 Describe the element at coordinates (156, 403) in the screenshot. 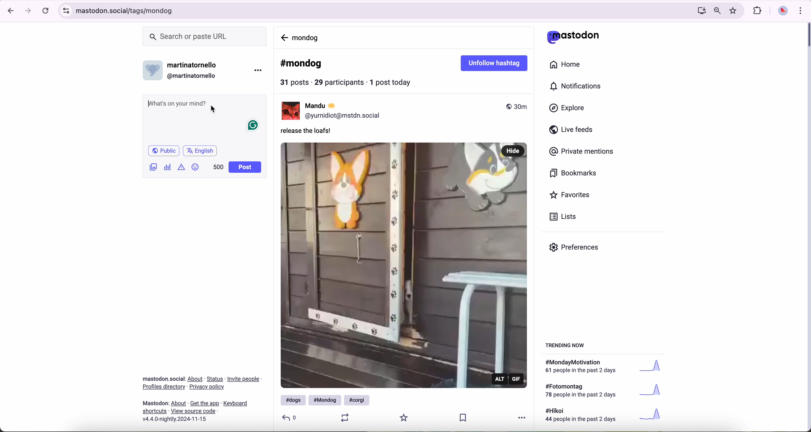

I see `mastodon` at that location.